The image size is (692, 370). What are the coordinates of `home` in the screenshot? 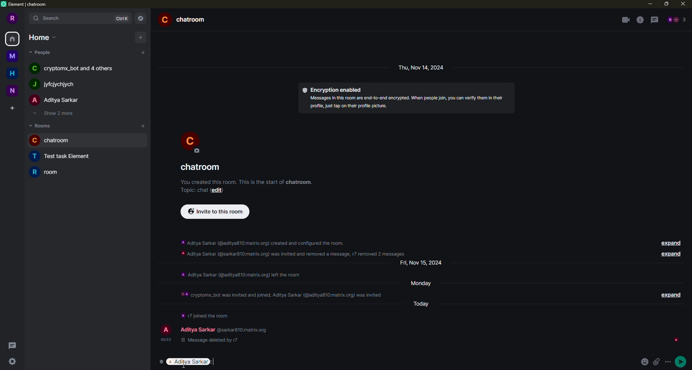 It's located at (41, 37).